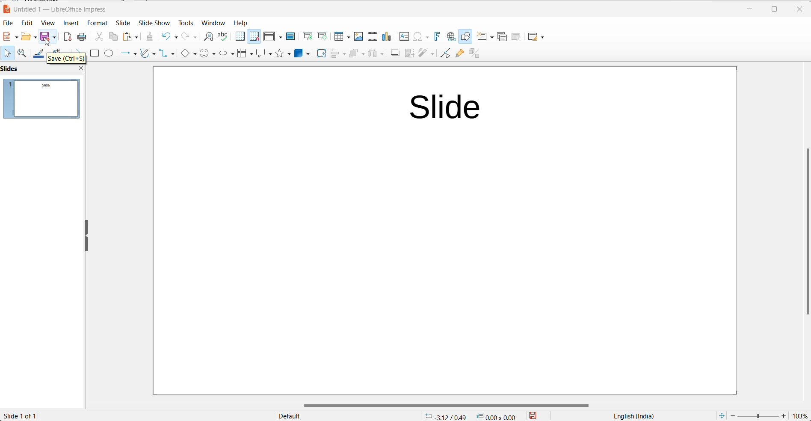 This screenshot has width=811, height=421. What do you see at coordinates (451, 37) in the screenshot?
I see `insert hyperlink` at bounding box center [451, 37].